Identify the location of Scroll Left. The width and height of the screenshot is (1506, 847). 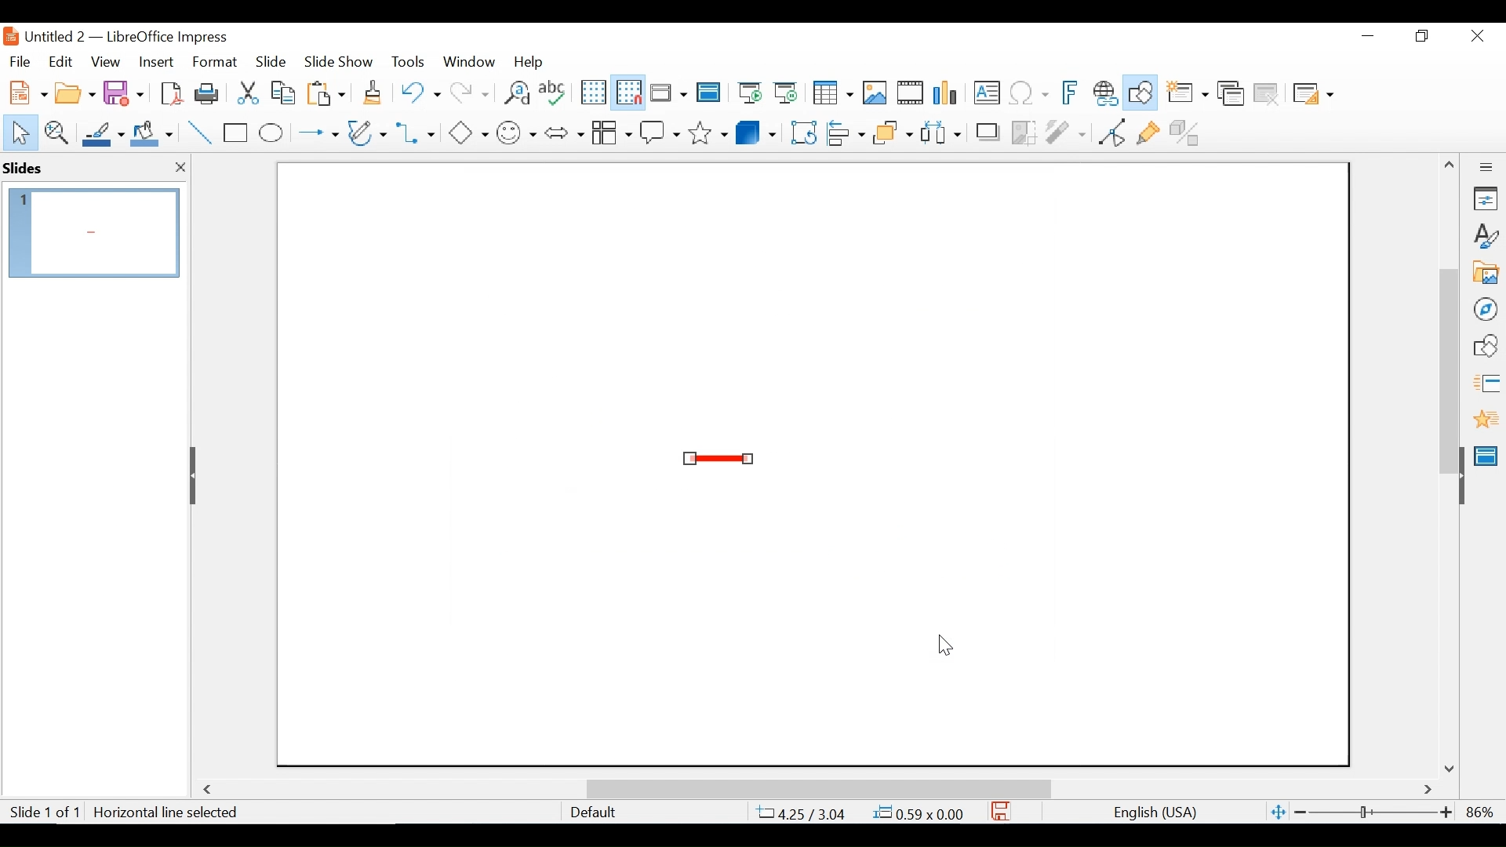
(210, 790).